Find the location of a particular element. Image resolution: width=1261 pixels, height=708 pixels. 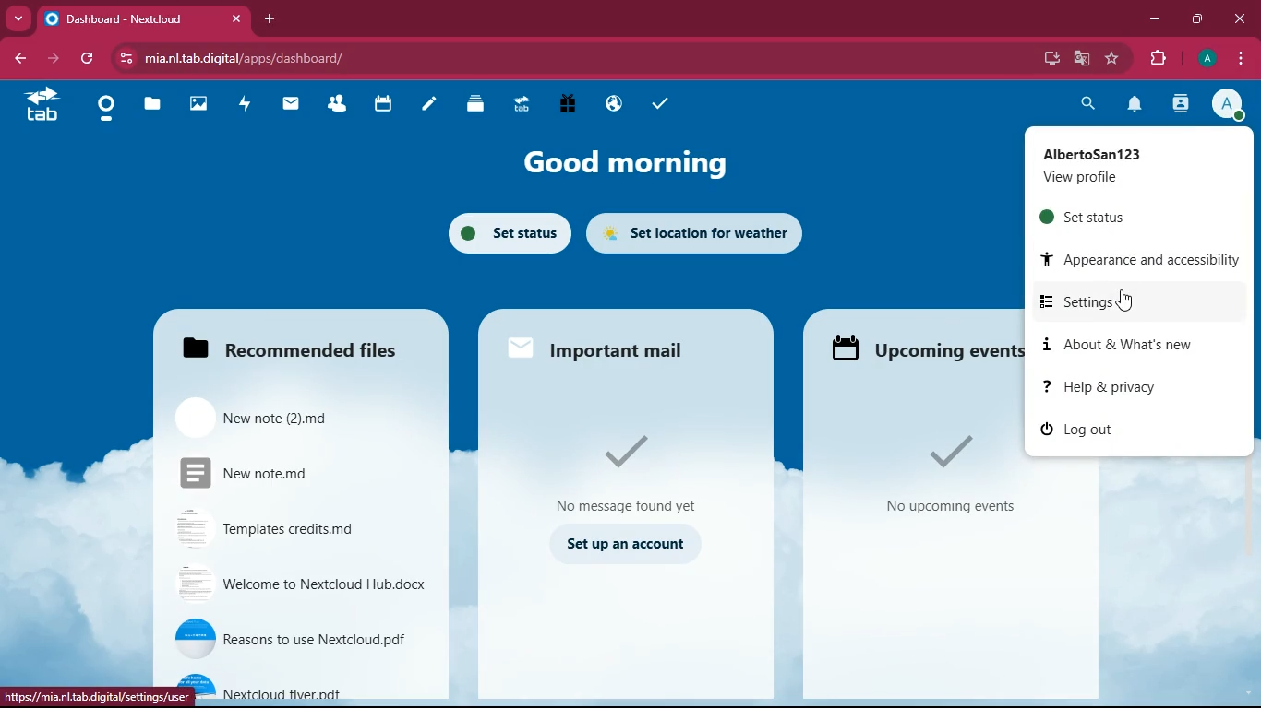

reasons to use nextcloud.pdf is located at coordinates (297, 636).